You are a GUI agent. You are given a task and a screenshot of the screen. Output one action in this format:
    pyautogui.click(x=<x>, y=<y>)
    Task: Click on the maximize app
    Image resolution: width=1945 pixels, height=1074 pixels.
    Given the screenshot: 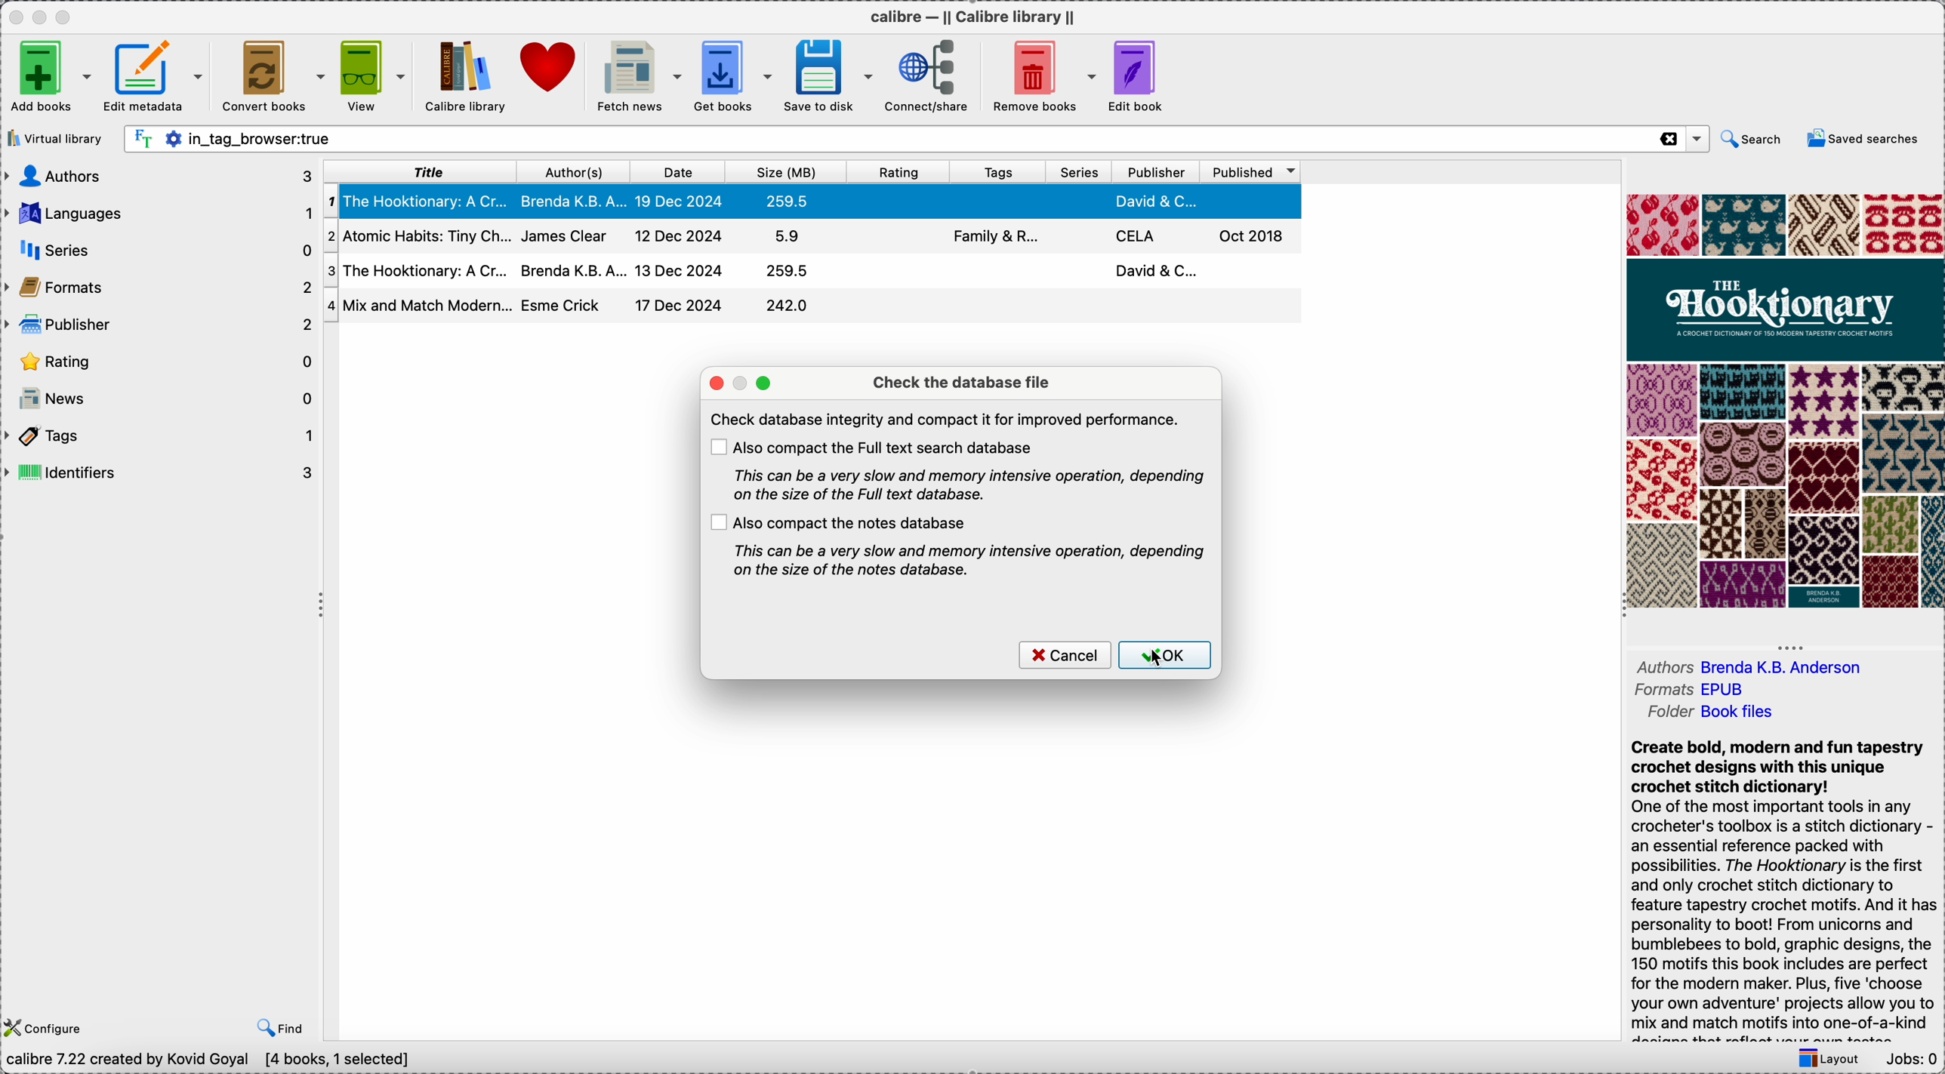 What is the action you would take?
    pyautogui.click(x=69, y=14)
    